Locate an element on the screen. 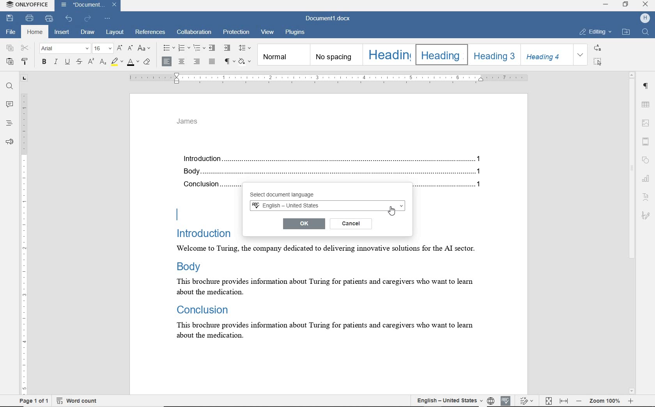  ruler is located at coordinates (25, 236).